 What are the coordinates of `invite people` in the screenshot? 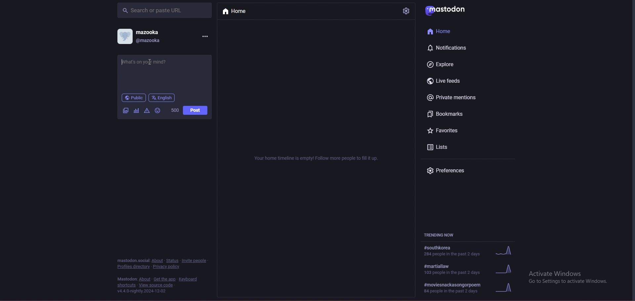 It's located at (195, 260).